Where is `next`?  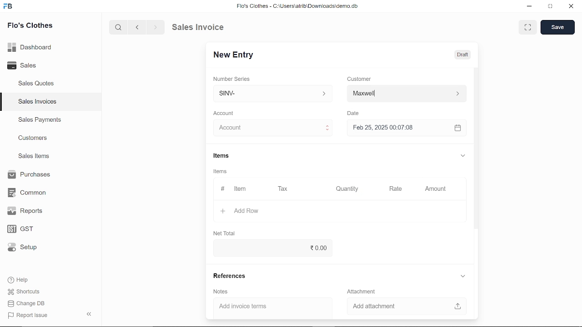 next is located at coordinates (156, 27).